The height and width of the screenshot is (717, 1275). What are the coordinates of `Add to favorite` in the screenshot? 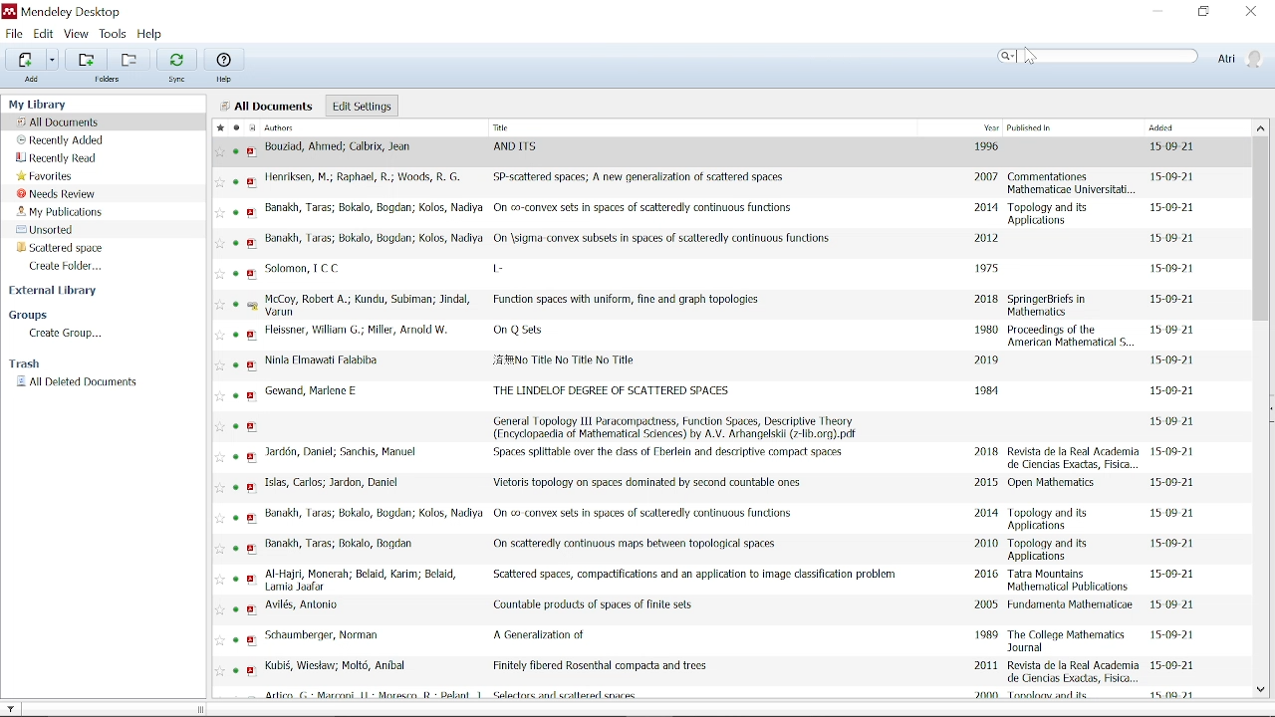 It's located at (221, 213).